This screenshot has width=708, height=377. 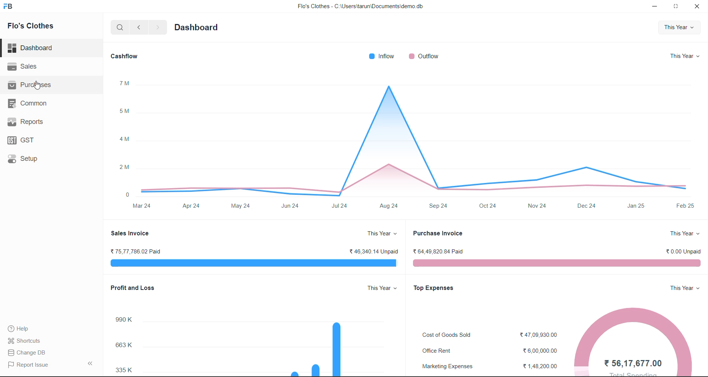 What do you see at coordinates (242, 206) in the screenshot?
I see `May 24` at bounding box center [242, 206].